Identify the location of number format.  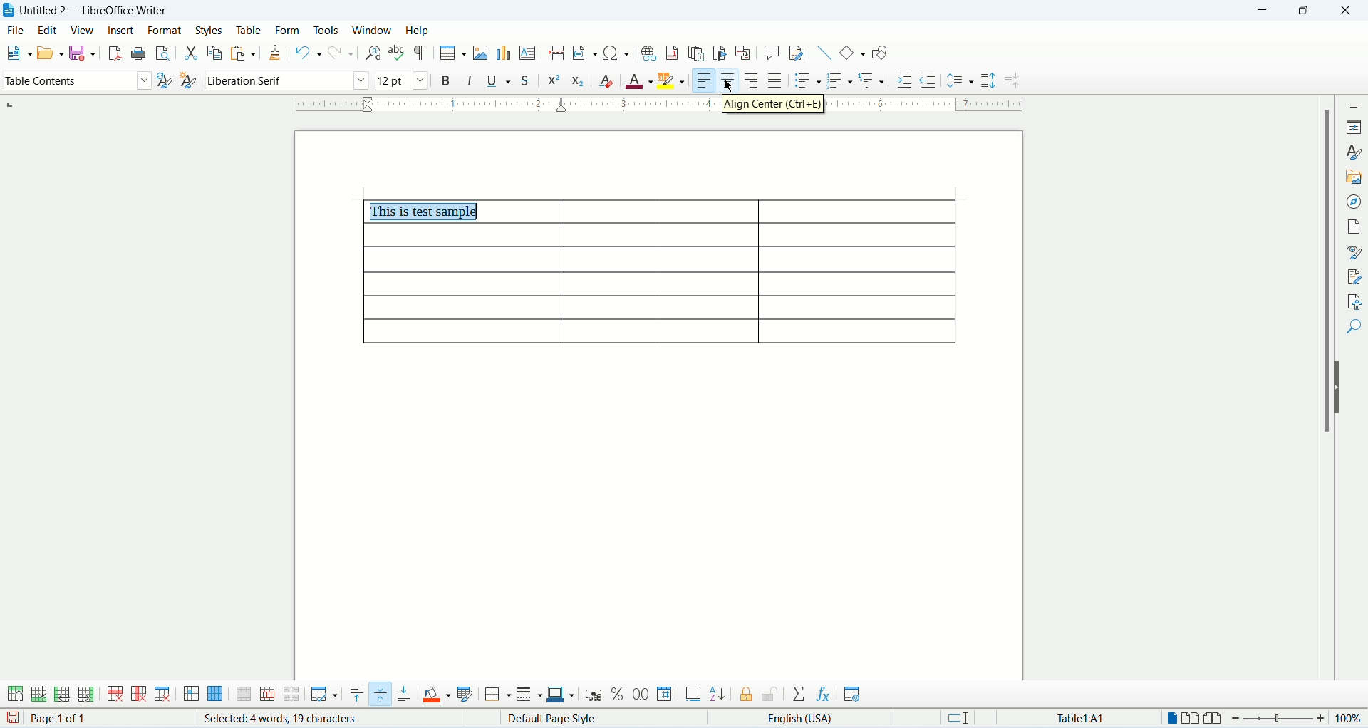
(666, 695).